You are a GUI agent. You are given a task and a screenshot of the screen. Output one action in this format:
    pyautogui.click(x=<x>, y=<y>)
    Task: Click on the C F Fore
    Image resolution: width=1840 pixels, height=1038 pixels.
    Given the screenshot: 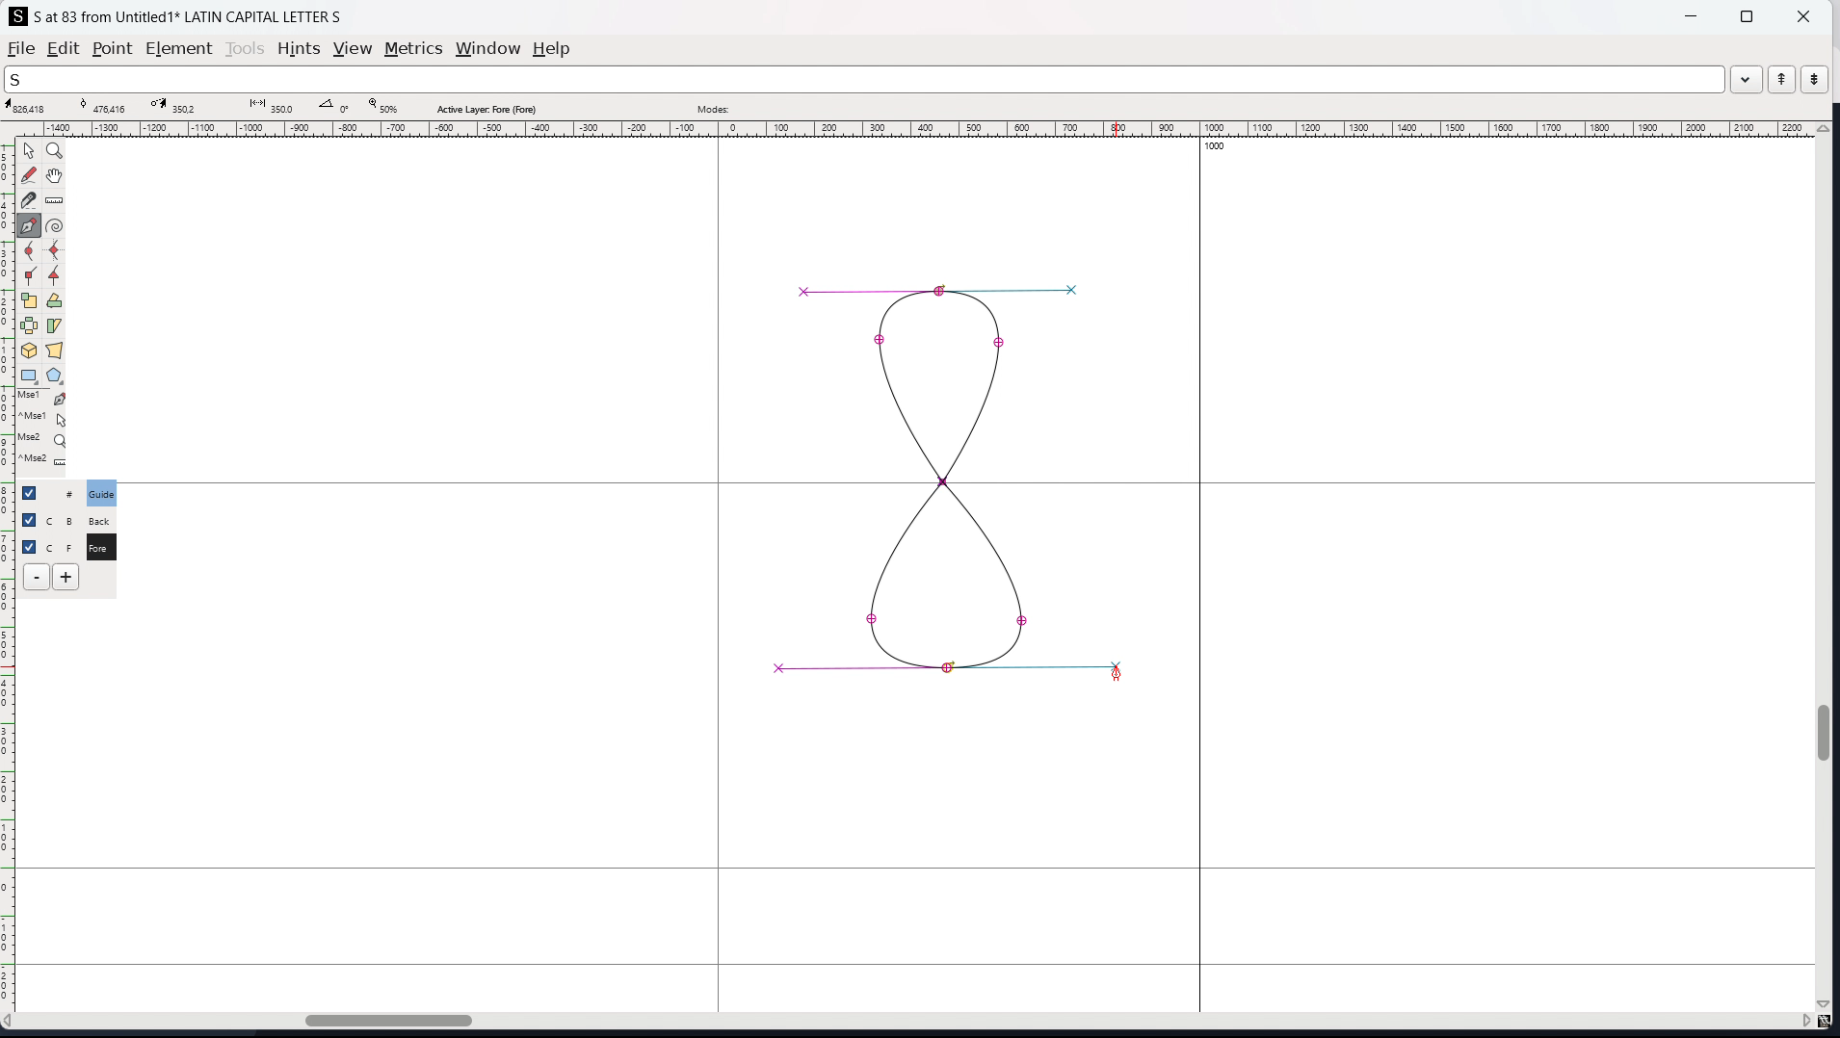 What is the action you would take?
    pyautogui.click(x=100, y=546)
    